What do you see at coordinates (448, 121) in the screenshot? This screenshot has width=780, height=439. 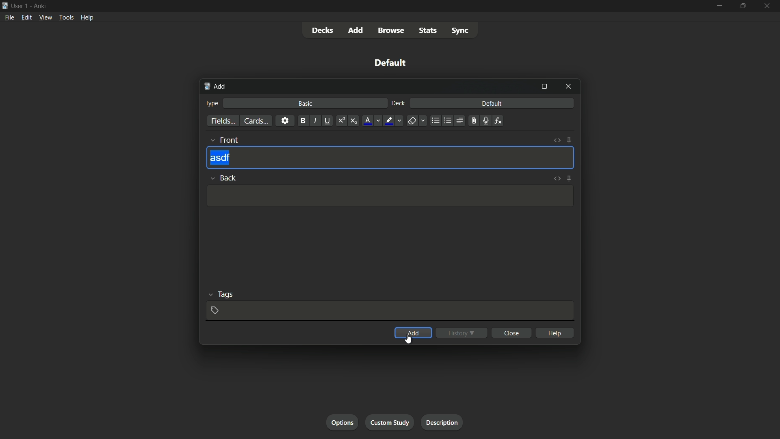 I see `ordered list` at bounding box center [448, 121].